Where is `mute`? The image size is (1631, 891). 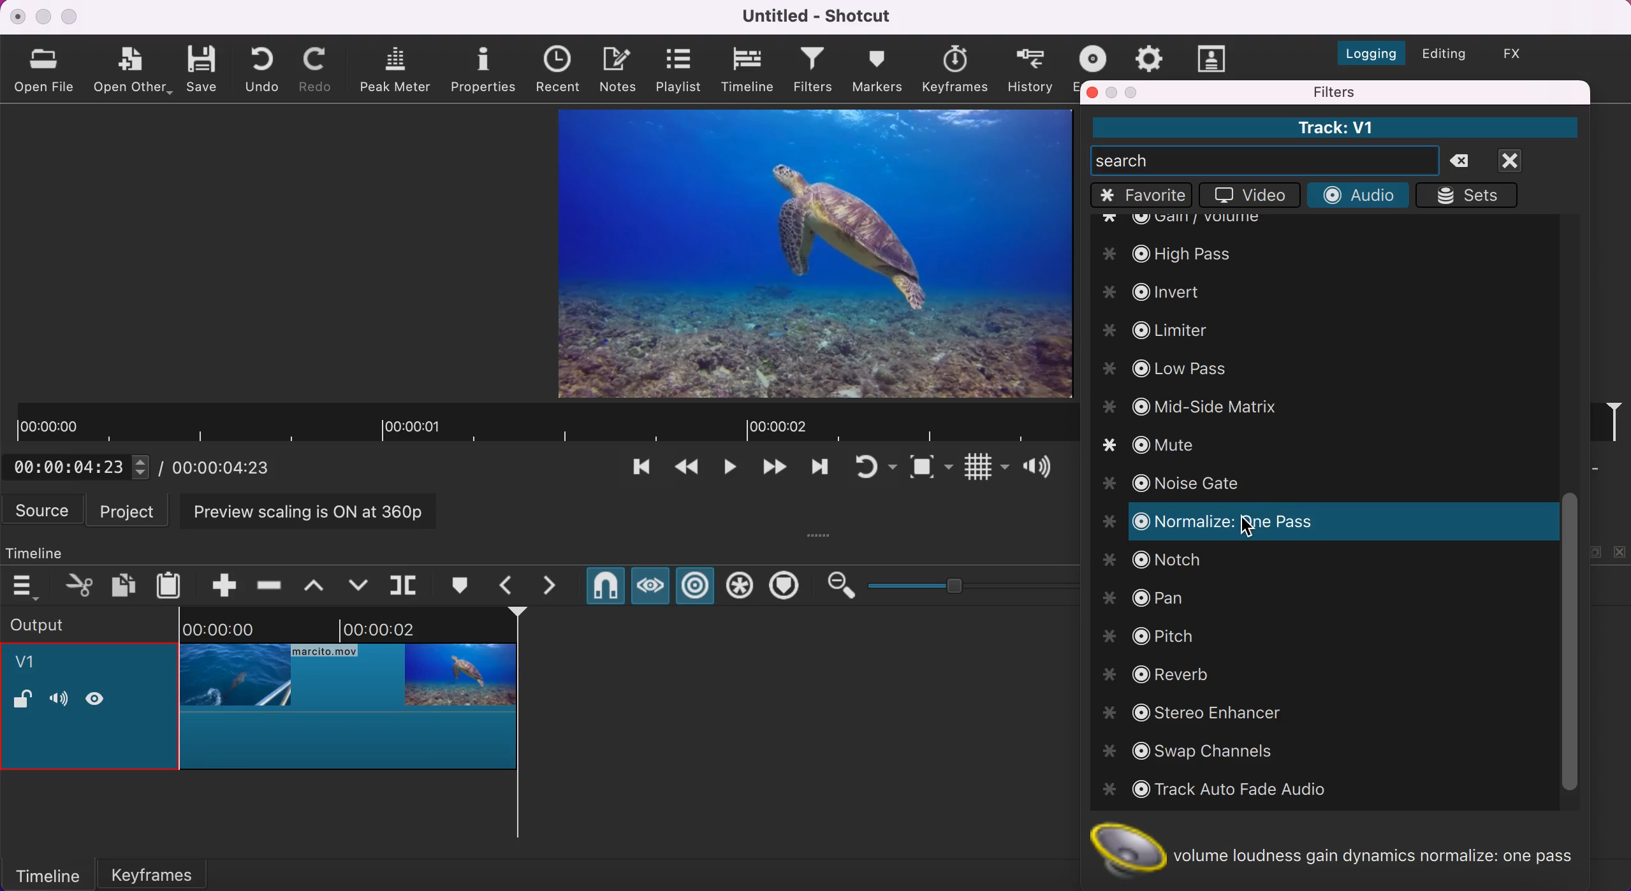
mute is located at coordinates (1165, 447).